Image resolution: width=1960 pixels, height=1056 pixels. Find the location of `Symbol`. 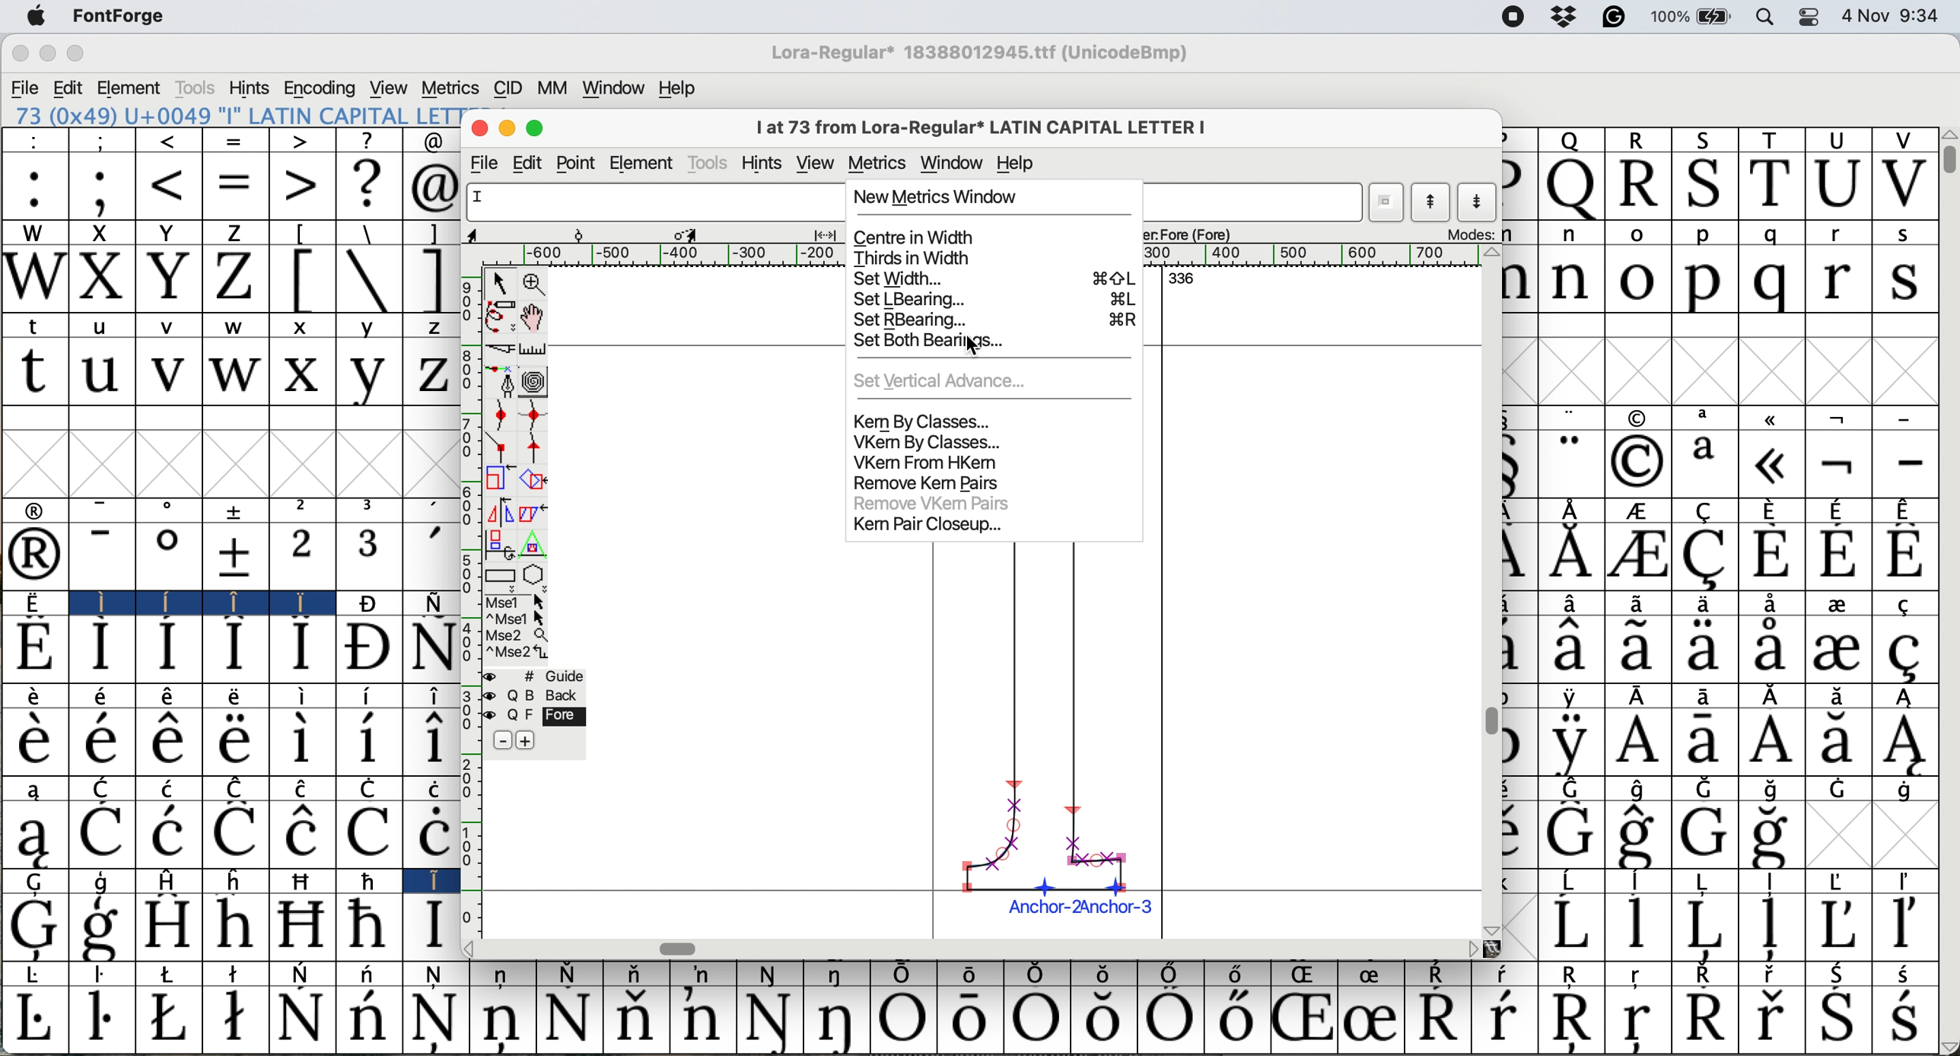

Symbol is located at coordinates (434, 601).